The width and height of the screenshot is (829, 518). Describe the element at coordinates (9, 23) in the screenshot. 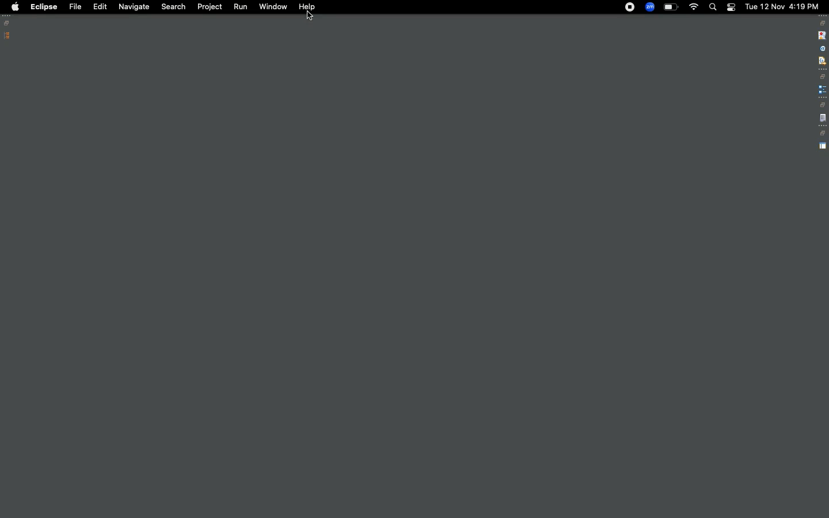

I see `Restore` at that location.